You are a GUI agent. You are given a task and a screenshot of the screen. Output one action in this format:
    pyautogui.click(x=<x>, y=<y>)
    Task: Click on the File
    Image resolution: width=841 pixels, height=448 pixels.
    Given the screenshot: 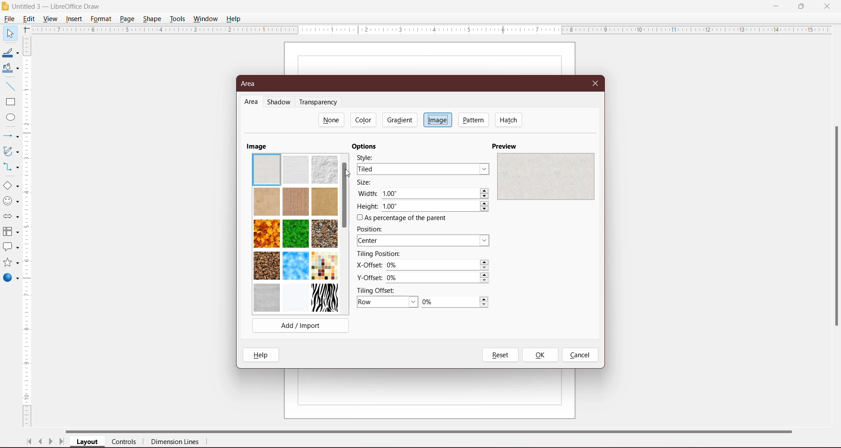 What is the action you would take?
    pyautogui.click(x=9, y=19)
    